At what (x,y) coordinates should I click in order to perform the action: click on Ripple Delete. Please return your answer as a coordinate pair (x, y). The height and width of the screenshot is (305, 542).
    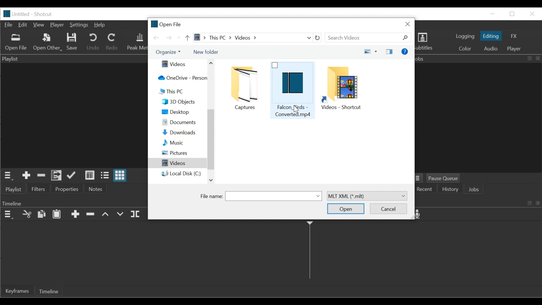
    Looking at the image, I should click on (91, 215).